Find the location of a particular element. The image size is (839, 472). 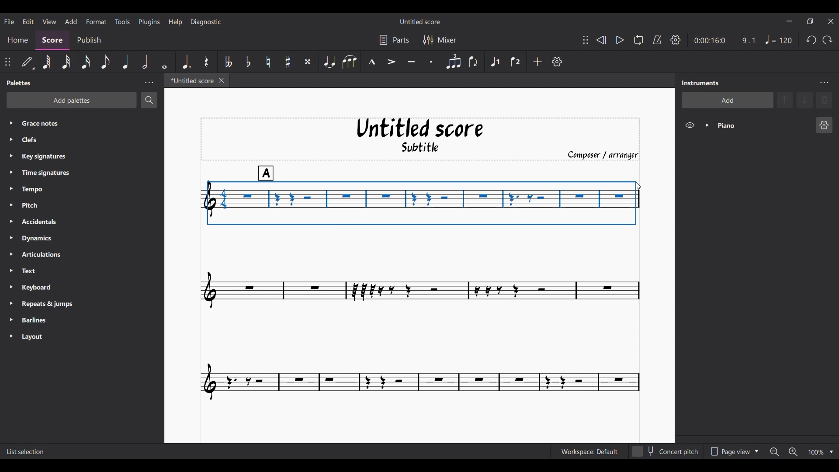

Change position of toolbar attached is located at coordinates (586, 40).